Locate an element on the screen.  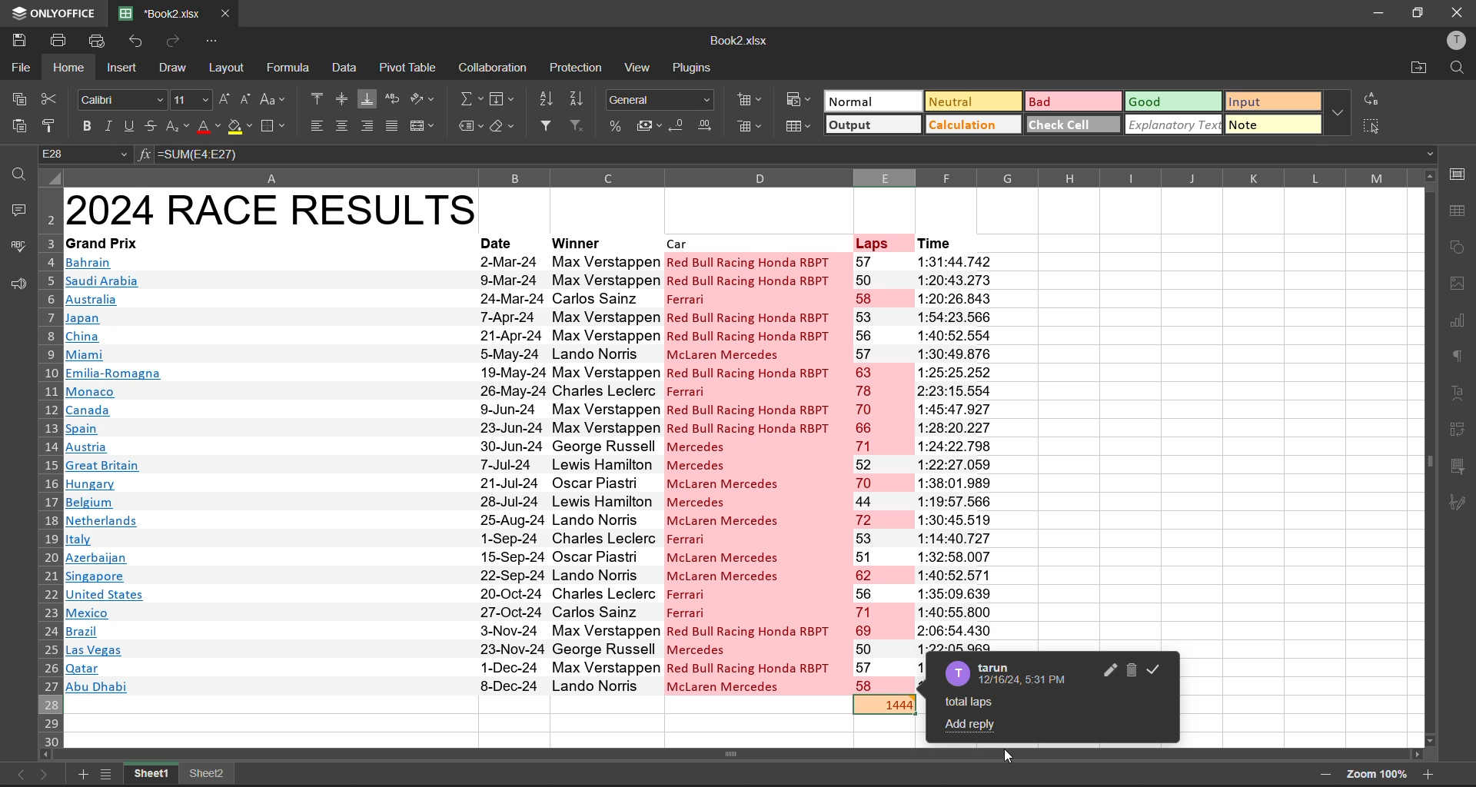
comment is located at coordinates (980, 702).